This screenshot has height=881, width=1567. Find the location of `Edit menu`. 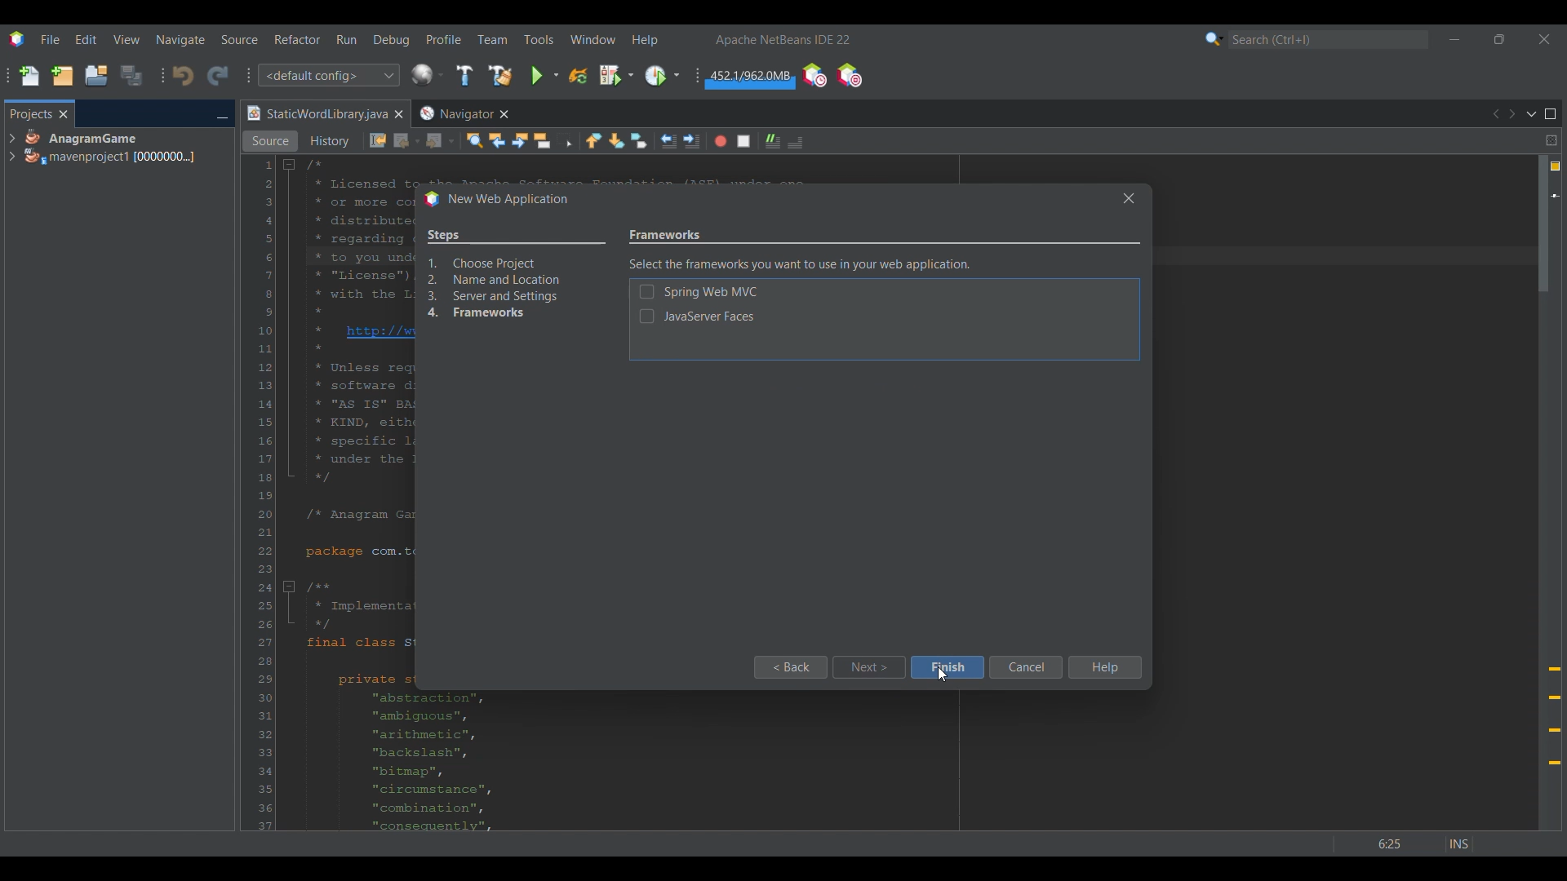

Edit menu is located at coordinates (86, 40).